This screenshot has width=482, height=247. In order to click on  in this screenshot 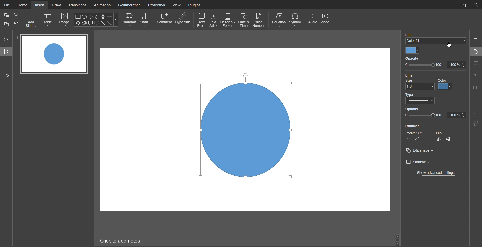, I will do `click(414, 133)`.